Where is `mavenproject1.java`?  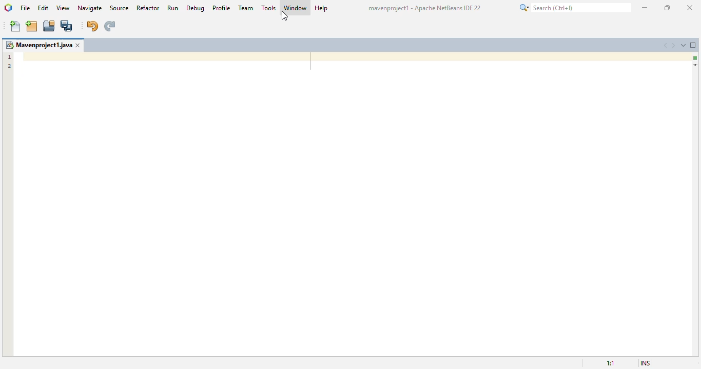
mavenproject1.java is located at coordinates (38, 45).